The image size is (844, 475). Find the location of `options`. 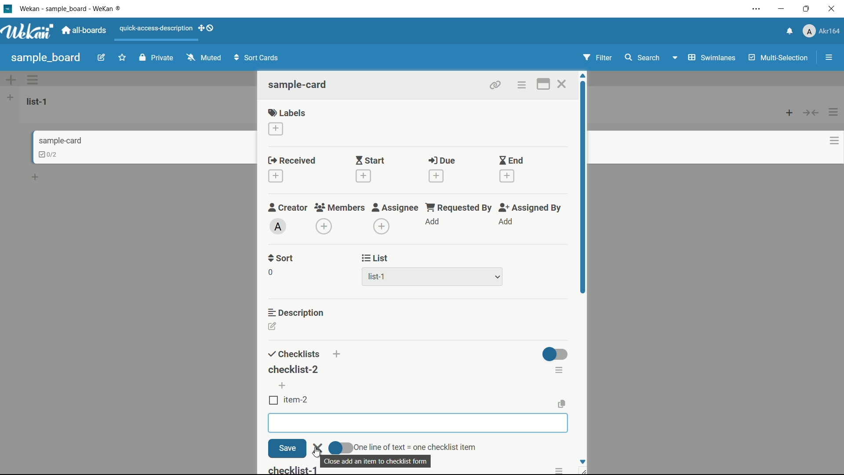

options is located at coordinates (560, 470).